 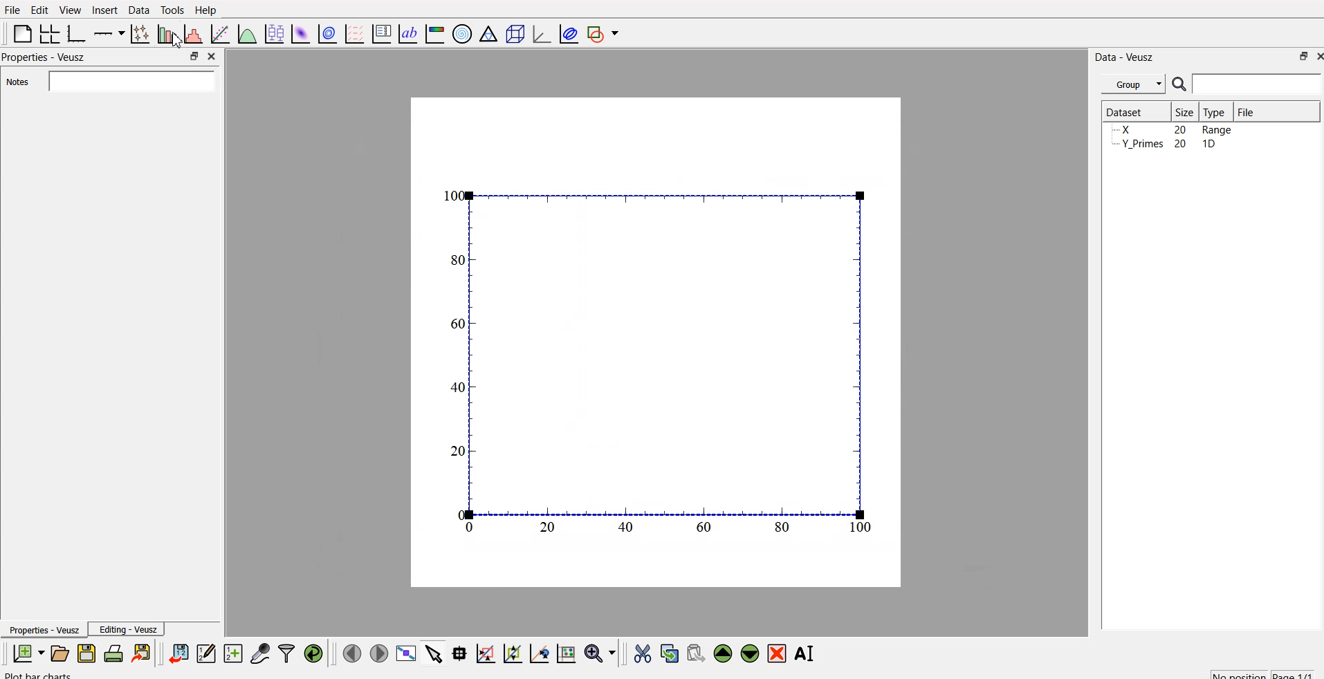 I want to click on read datapoint on graph, so click(x=458, y=653).